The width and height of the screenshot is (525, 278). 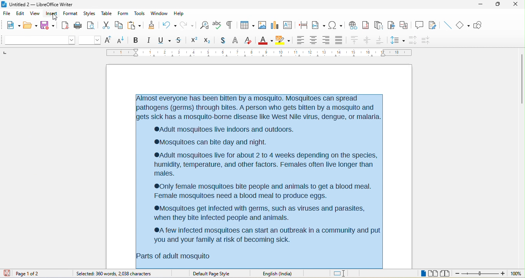 I want to click on align top, so click(x=354, y=40).